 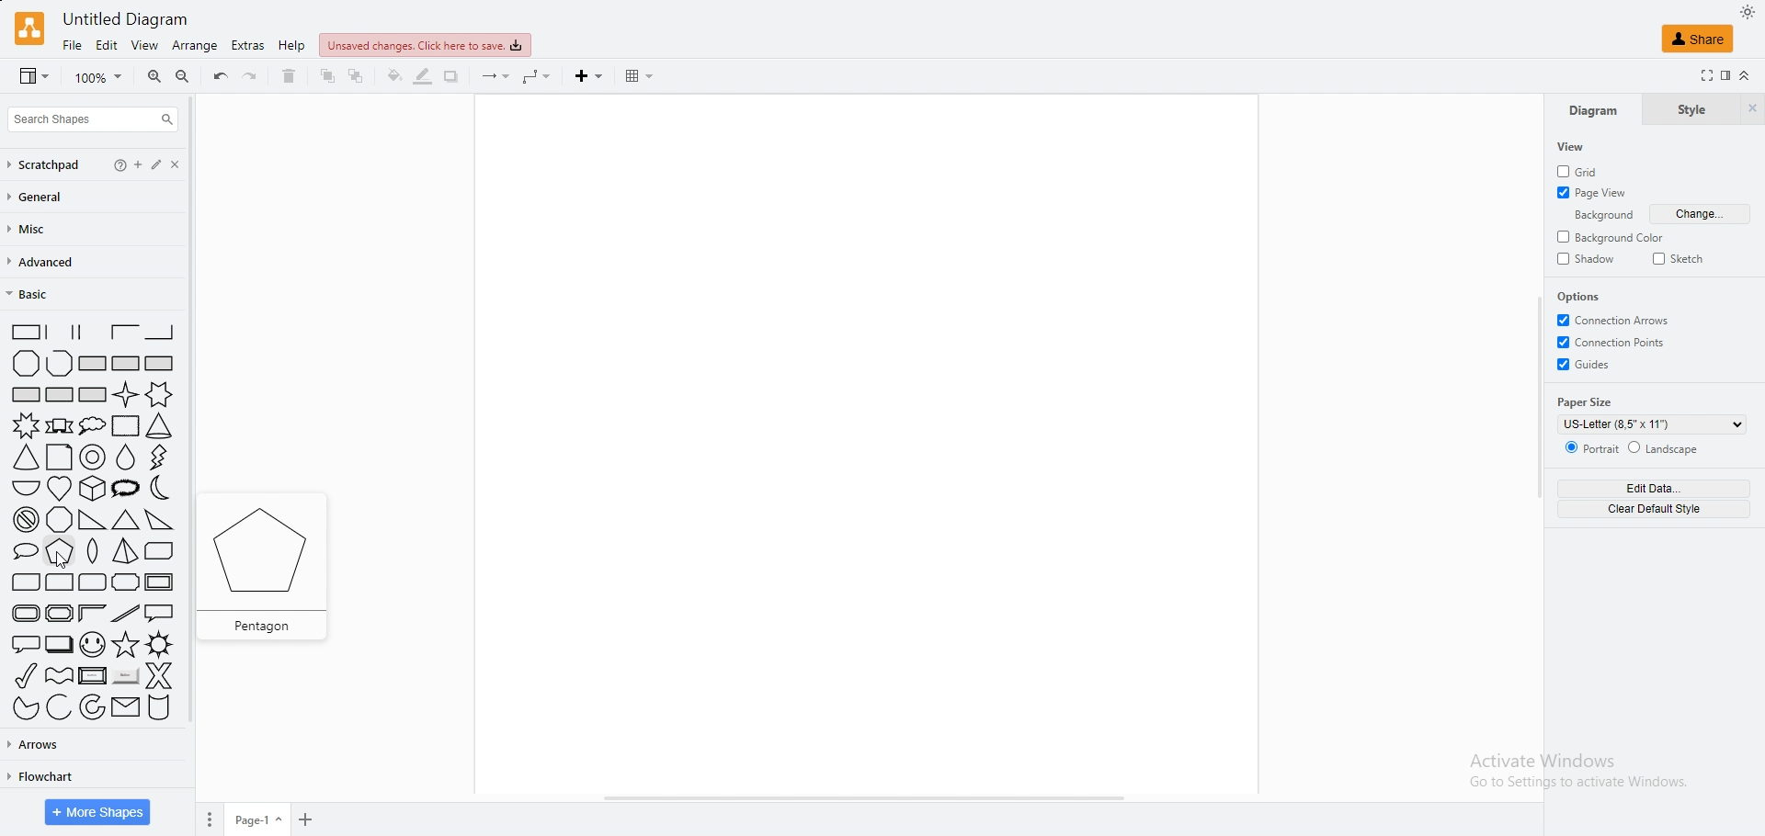 What do you see at coordinates (1651, 424) in the screenshot?
I see `paper size selection` at bounding box center [1651, 424].